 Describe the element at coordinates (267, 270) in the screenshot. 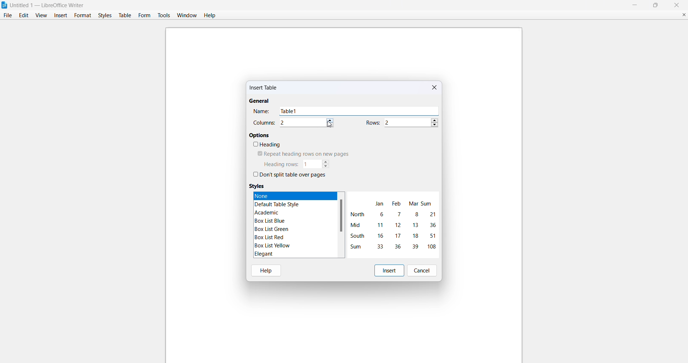

I see `help` at that location.